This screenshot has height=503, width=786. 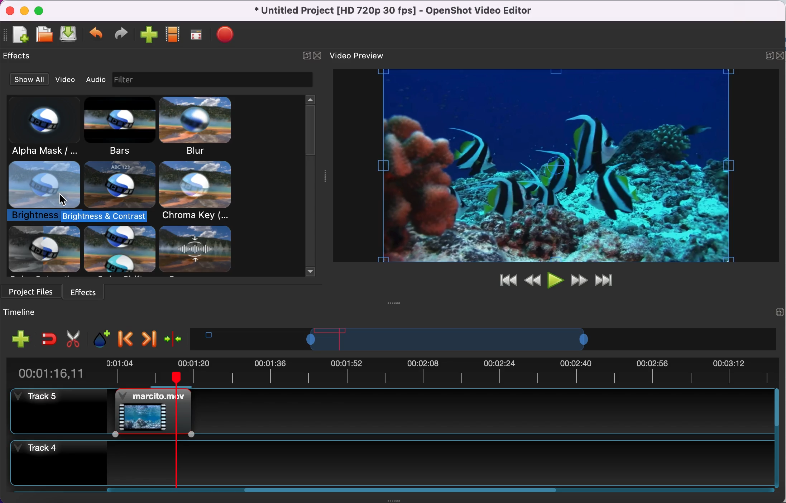 What do you see at coordinates (98, 338) in the screenshot?
I see `add marker` at bounding box center [98, 338].